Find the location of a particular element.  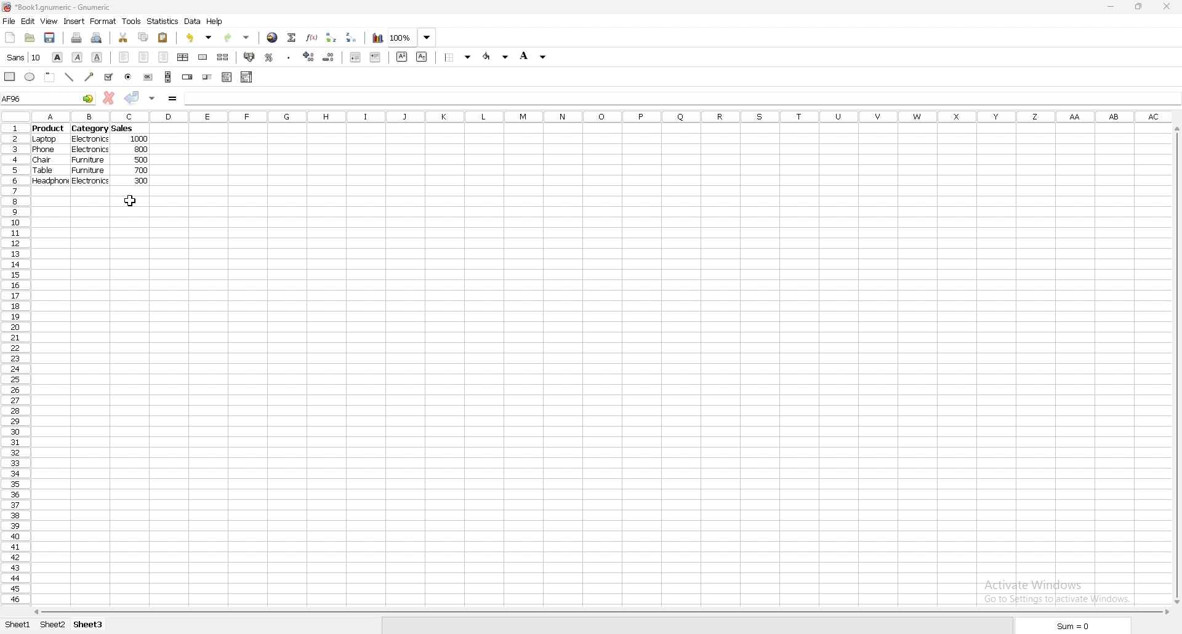

superscript is located at coordinates (402, 55).